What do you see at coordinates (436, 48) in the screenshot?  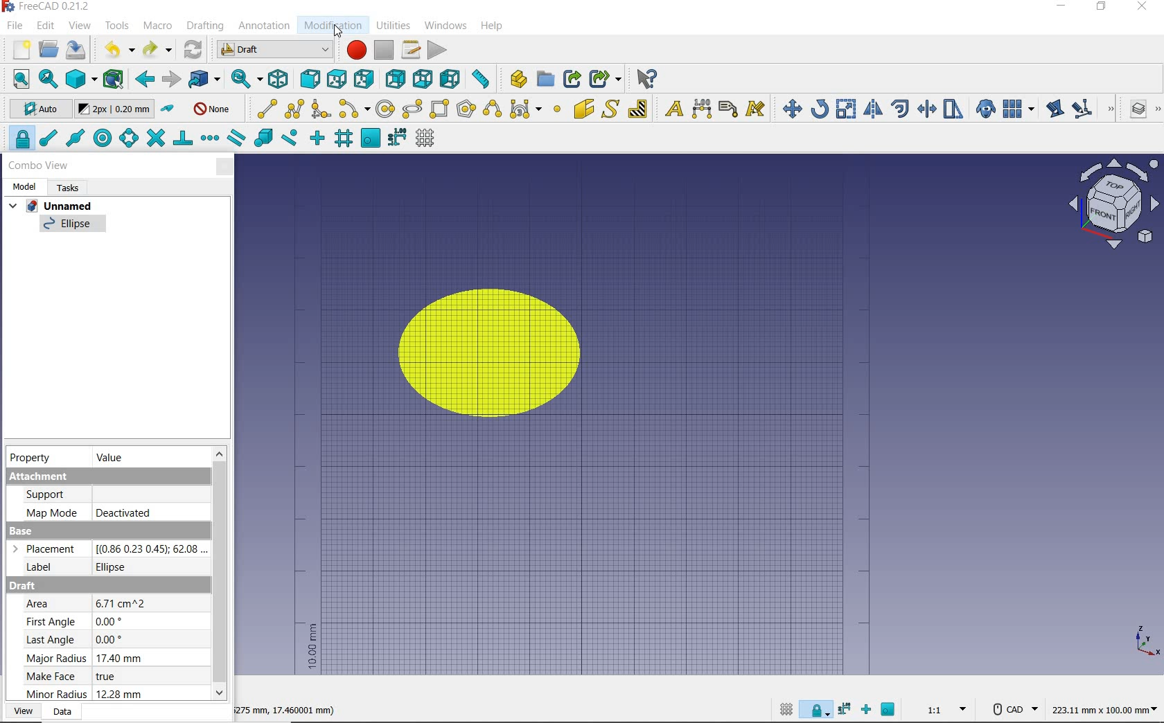 I see `execute macro` at bounding box center [436, 48].